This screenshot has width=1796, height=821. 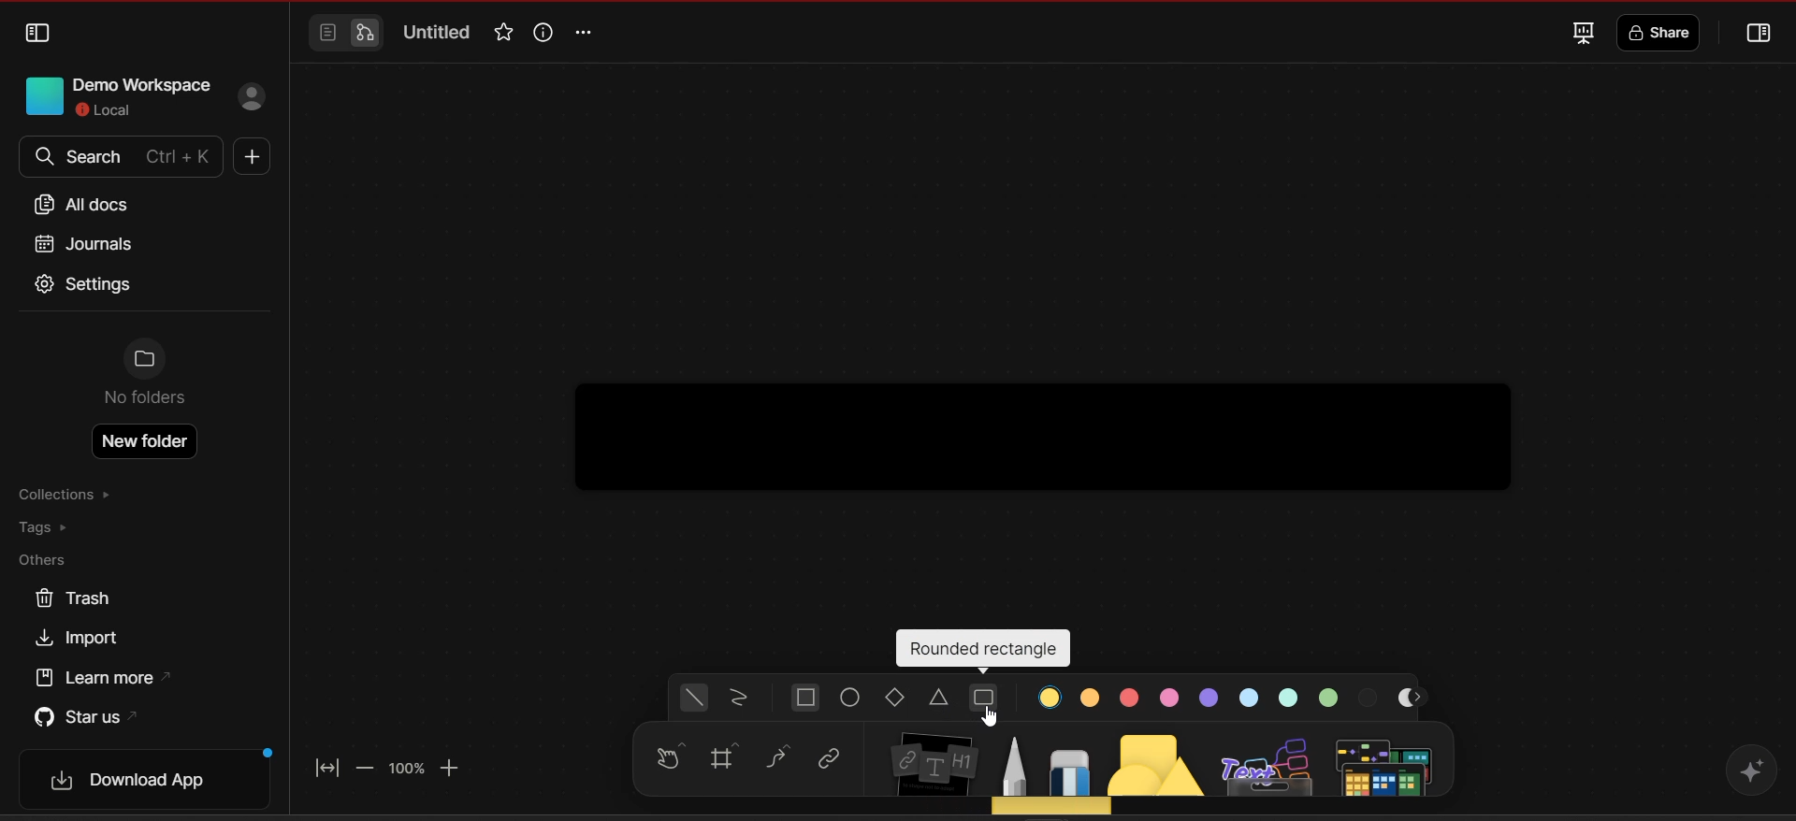 I want to click on additional tools, so click(x=1387, y=765).